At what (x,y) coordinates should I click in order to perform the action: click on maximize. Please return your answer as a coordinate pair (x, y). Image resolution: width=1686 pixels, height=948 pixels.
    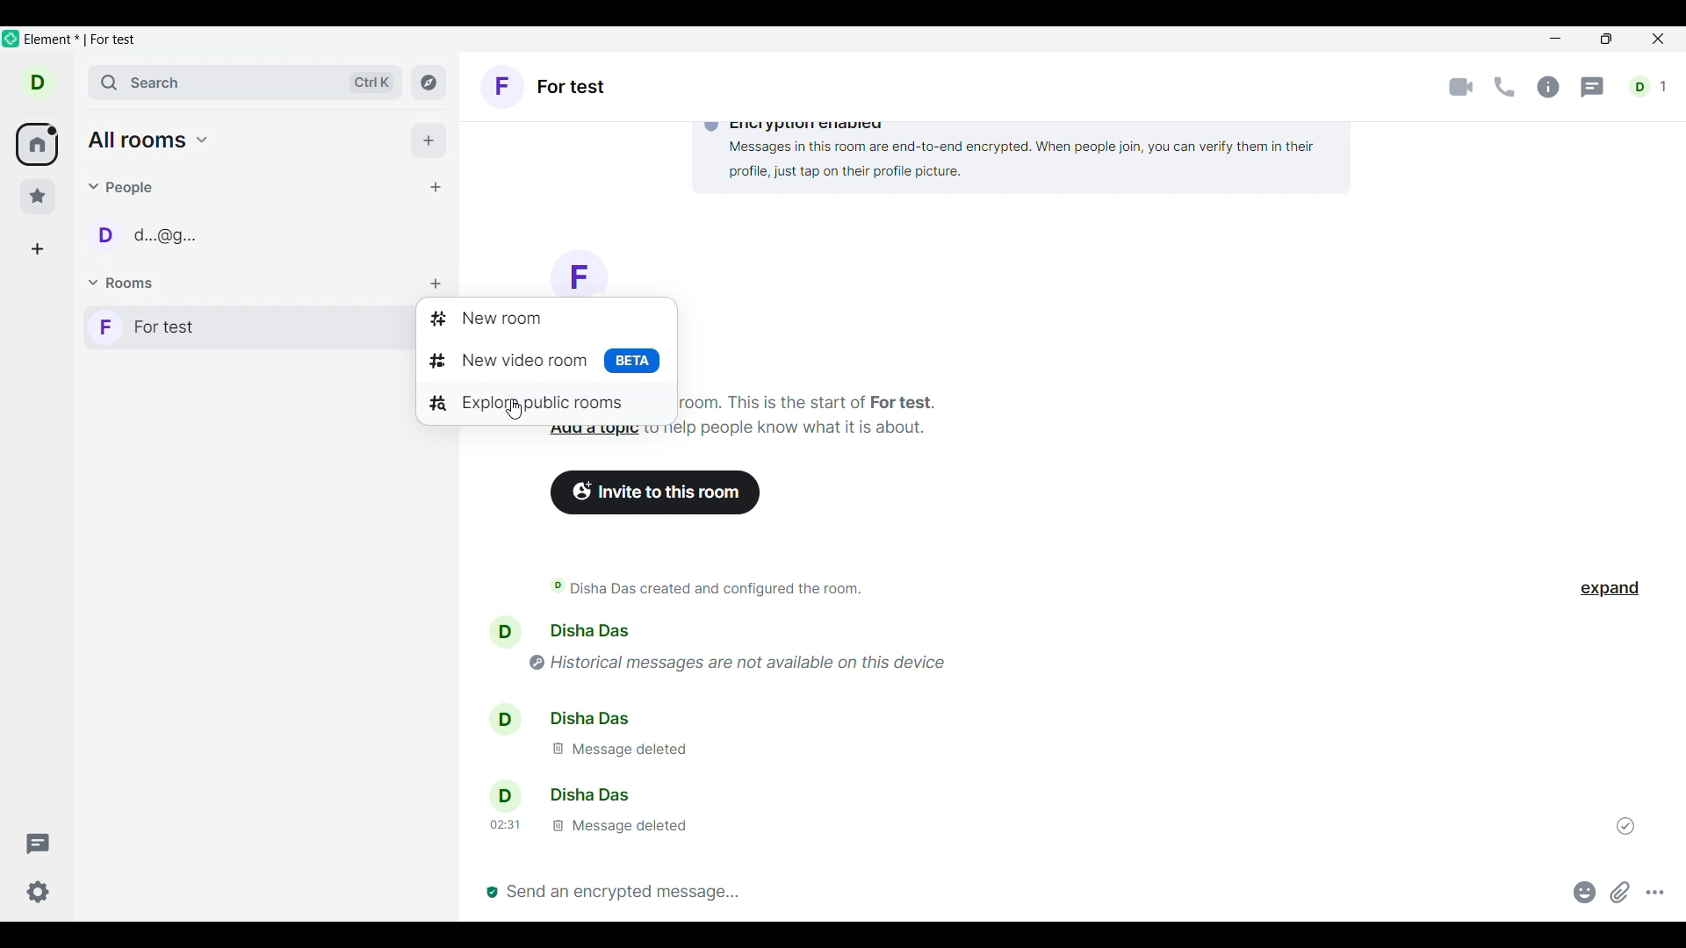
    Looking at the image, I should click on (1603, 41).